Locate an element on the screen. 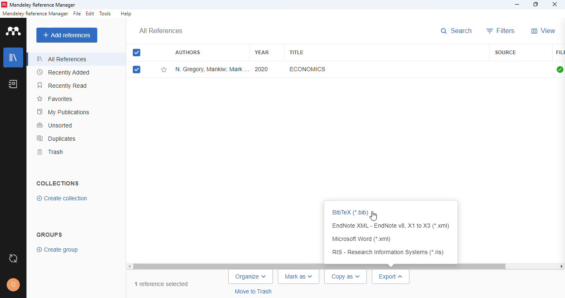 This screenshot has height=298, width=565. create group is located at coordinates (58, 250).